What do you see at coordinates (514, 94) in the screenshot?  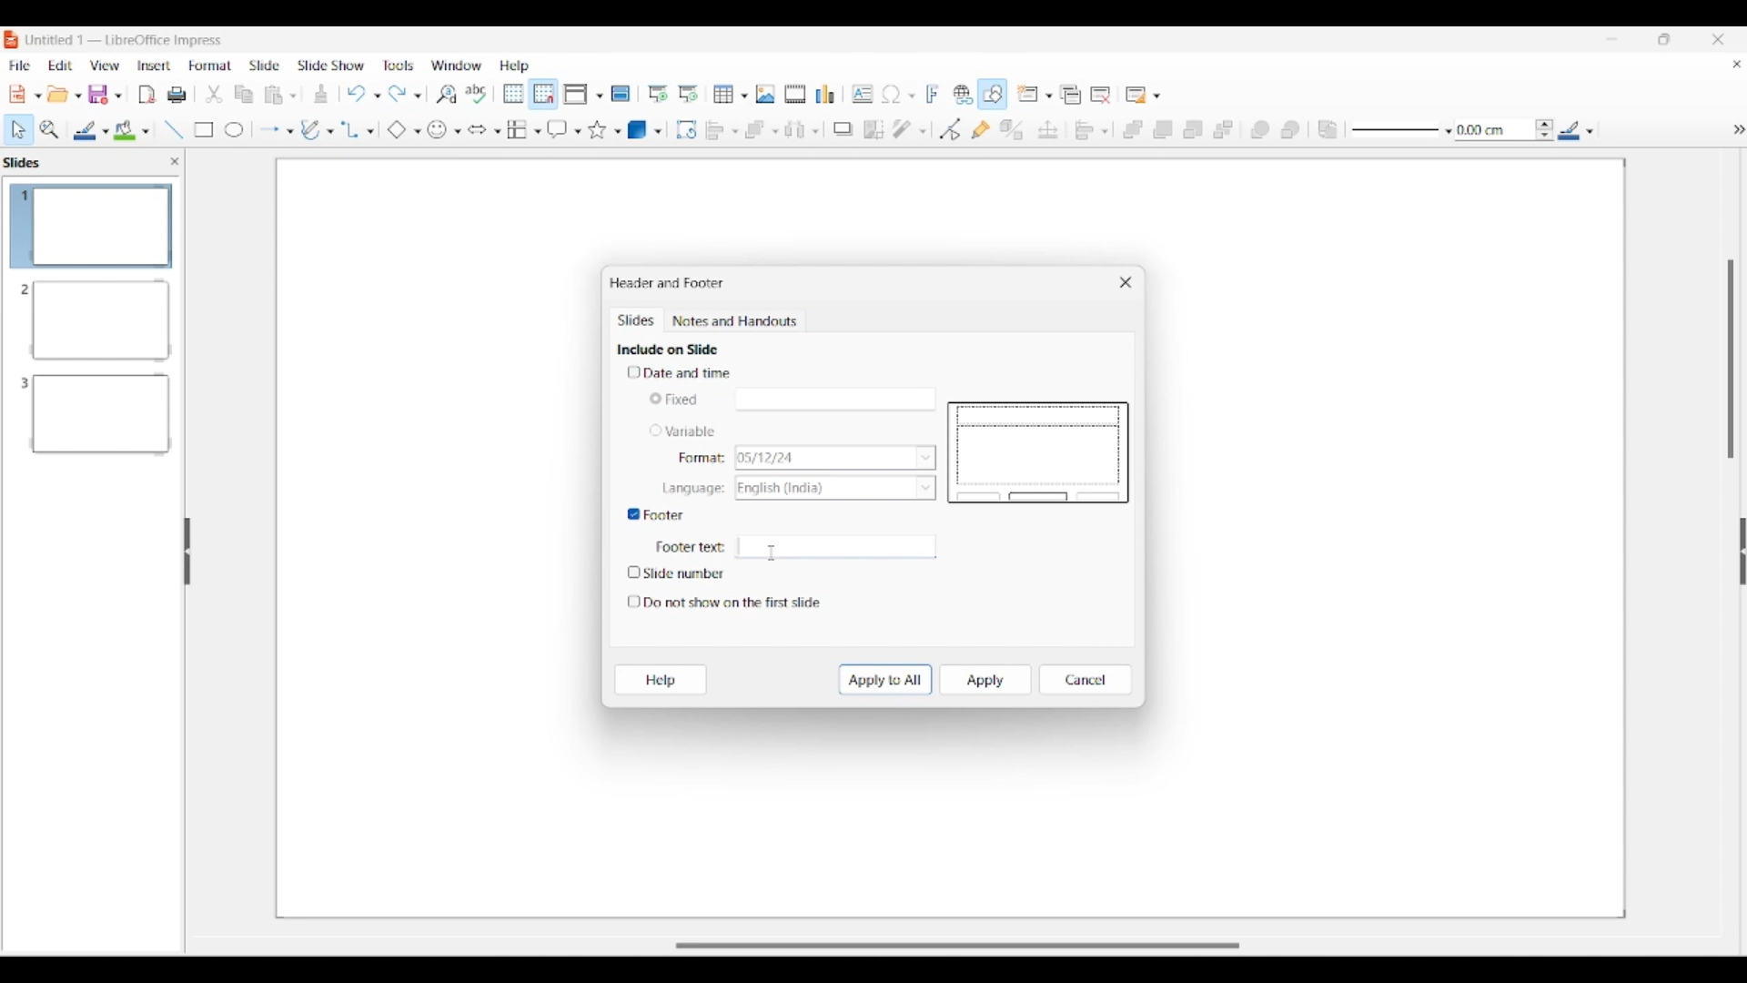 I see `Display grid` at bounding box center [514, 94].